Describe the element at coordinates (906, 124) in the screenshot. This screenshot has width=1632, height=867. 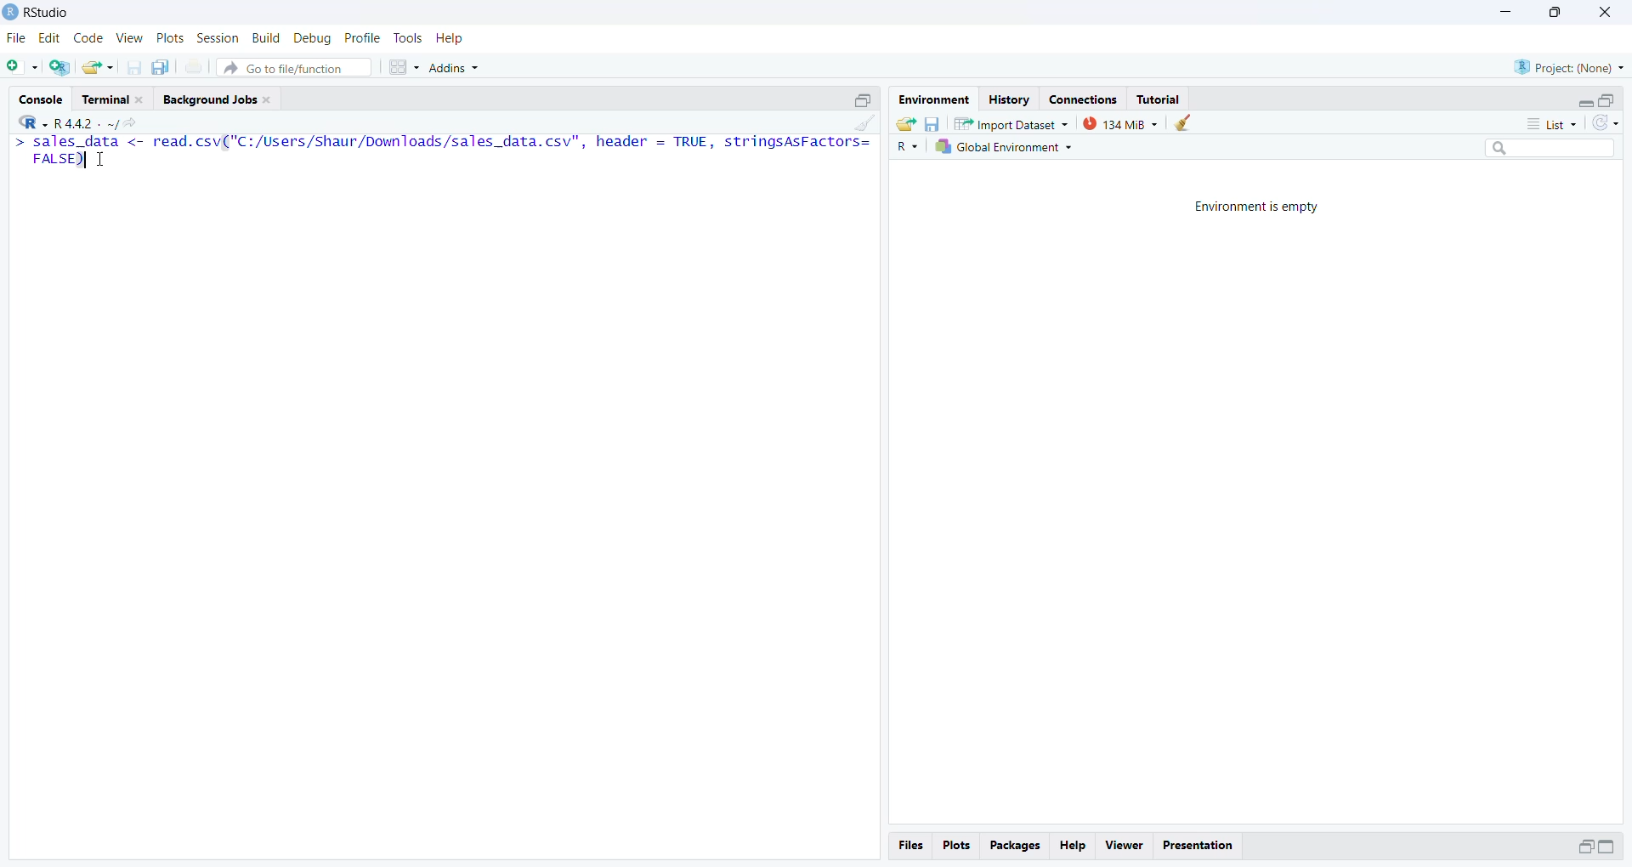
I see `Load workspace` at that location.